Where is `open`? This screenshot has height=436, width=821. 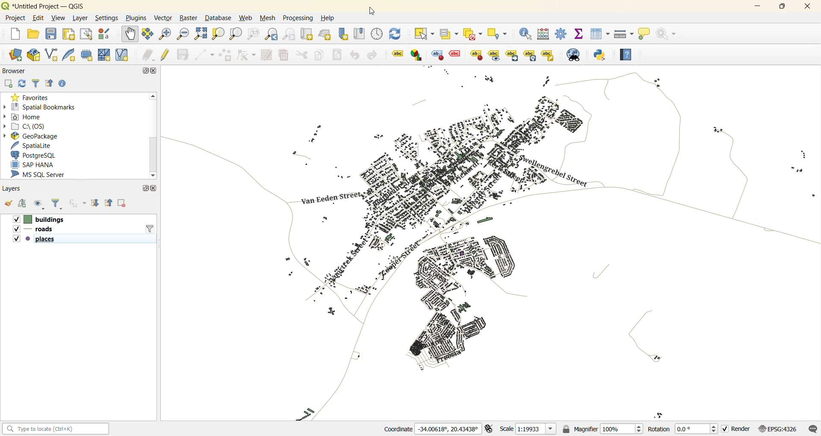 open is located at coordinates (34, 33).